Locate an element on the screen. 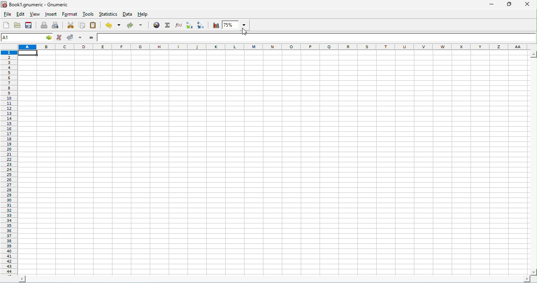 The width and height of the screenshot is (537, 283). format is located at coordinates (70, 15).